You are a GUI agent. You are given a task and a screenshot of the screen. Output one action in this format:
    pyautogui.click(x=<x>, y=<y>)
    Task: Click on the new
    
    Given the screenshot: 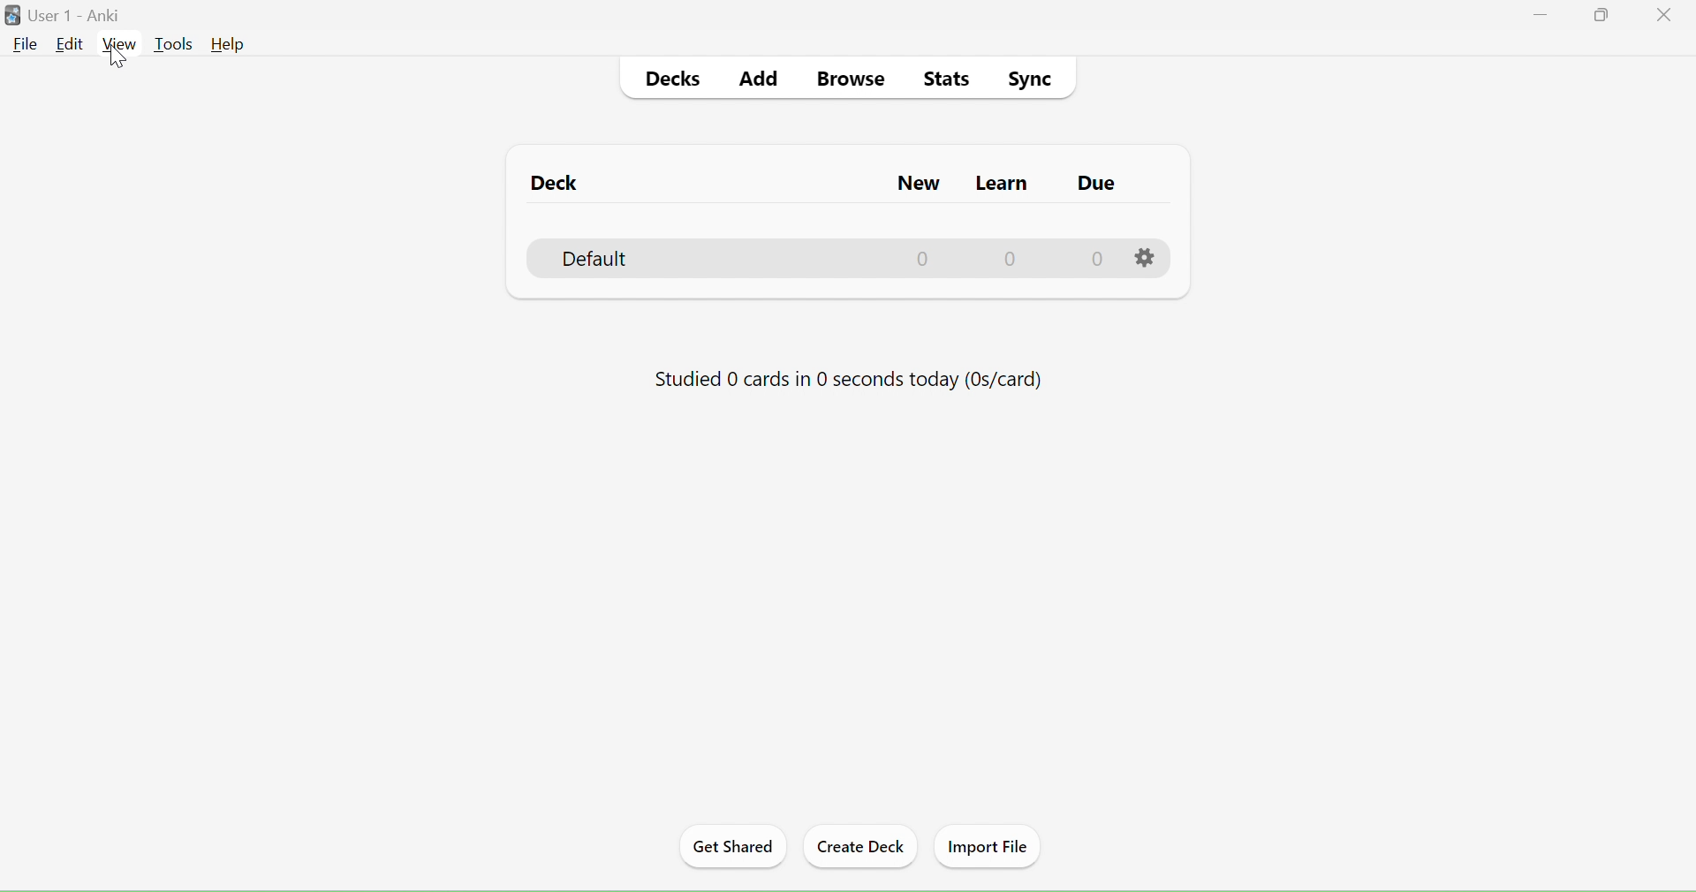 What is the action you would take?
    pyautogui.click(x=920, y=223)
    